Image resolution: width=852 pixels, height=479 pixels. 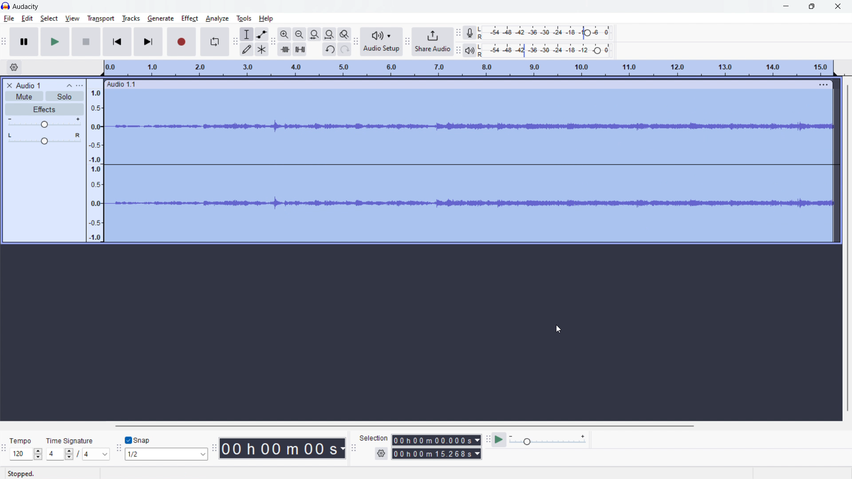 I want to click on fit selection to width, so click(x=315, y=34).